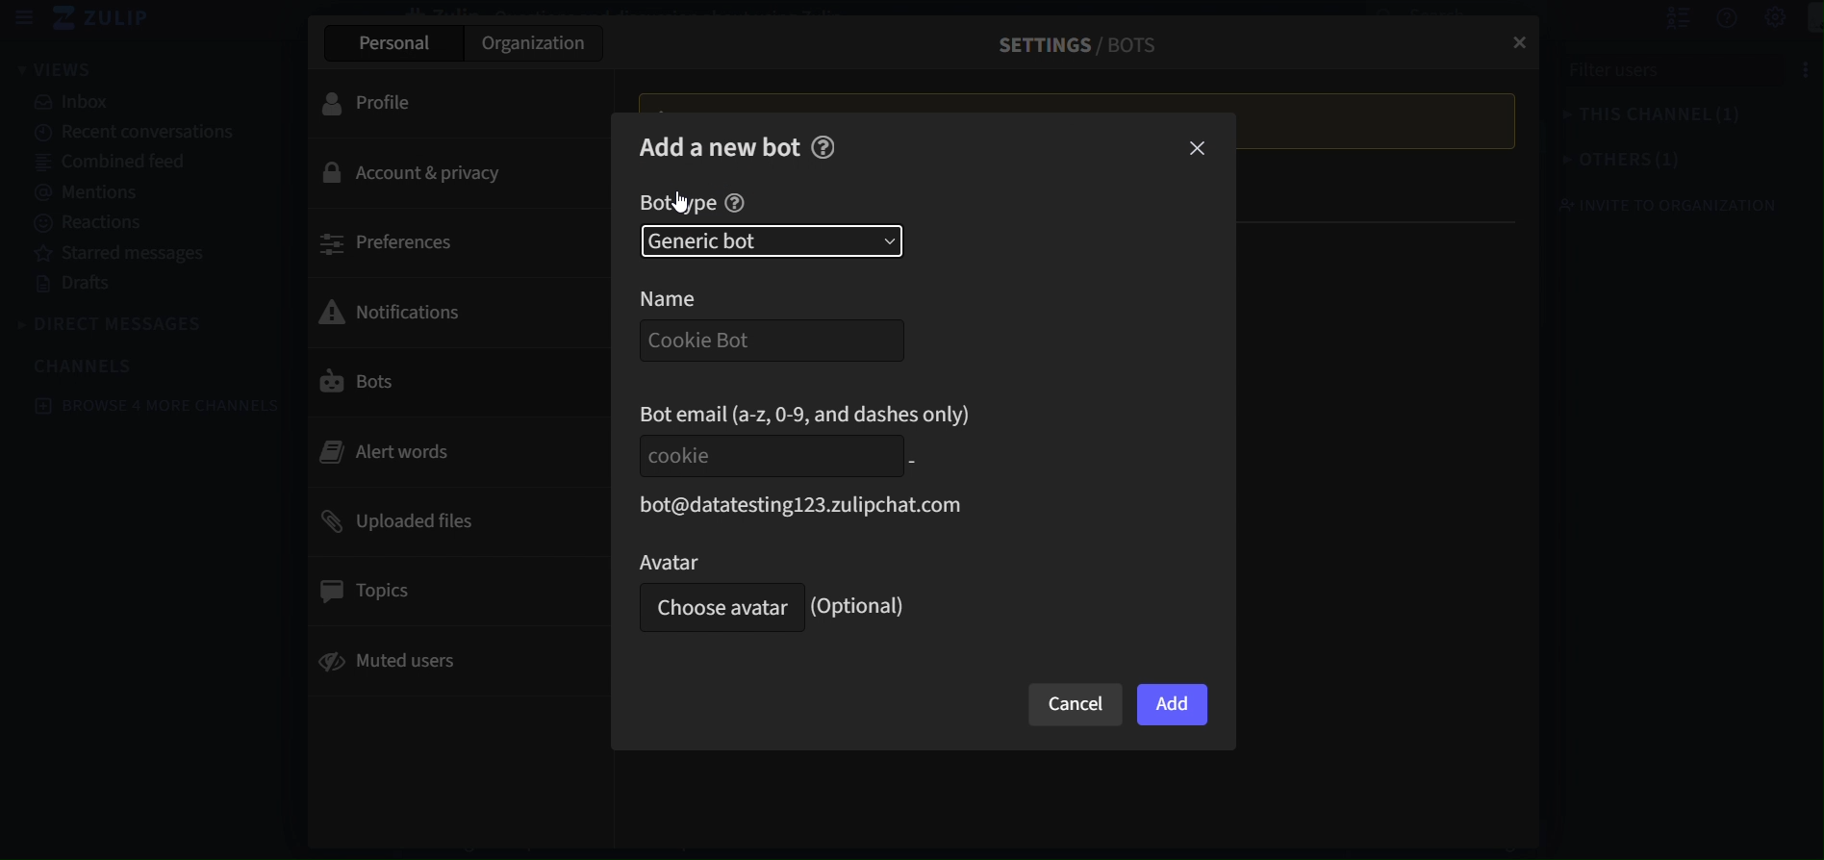 This screenshot has width=1824, height=860. Describe the element at coordinates (760, 561) in the screenshot. I see `avatar` at that location.